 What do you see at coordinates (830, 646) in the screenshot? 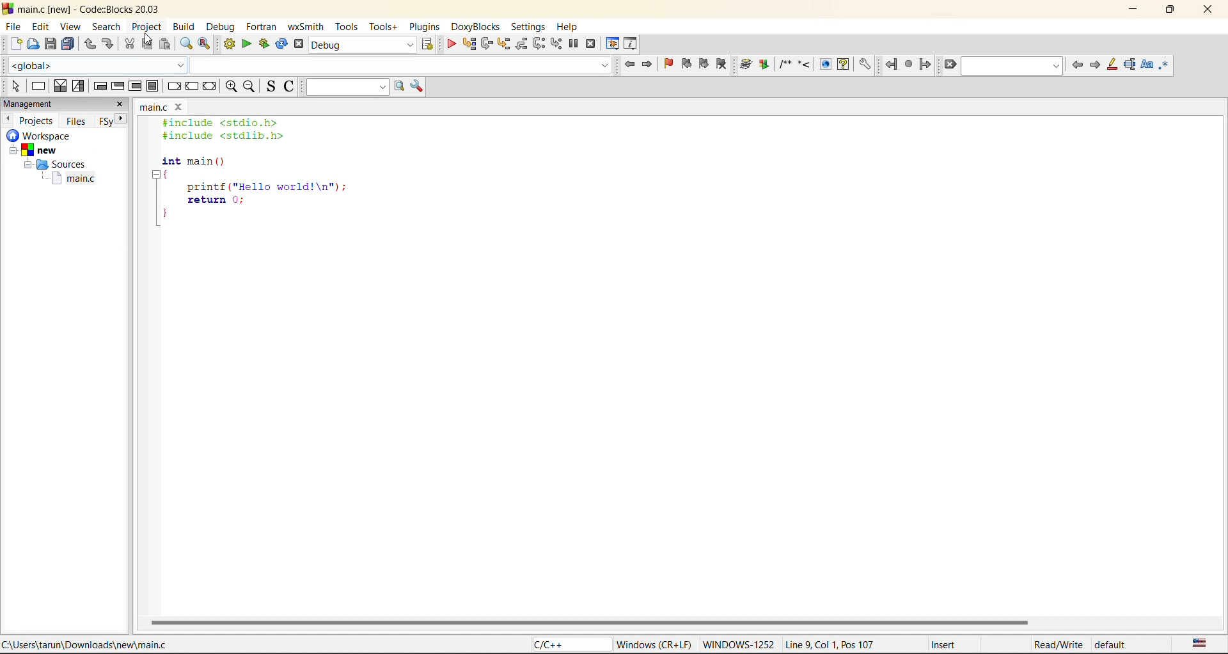
I see `Line 9, Col 1, Pos 107` at bounding box center [830, 646].